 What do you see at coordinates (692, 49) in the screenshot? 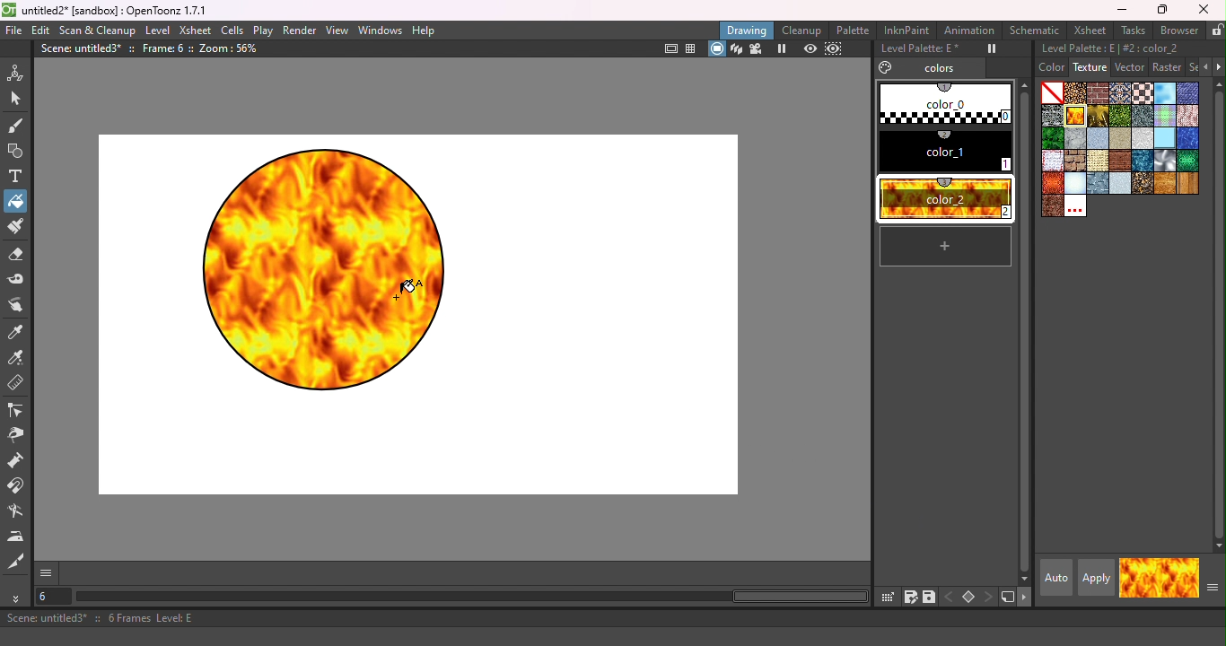
I see `Field guide` at bounding box center [692, 49].